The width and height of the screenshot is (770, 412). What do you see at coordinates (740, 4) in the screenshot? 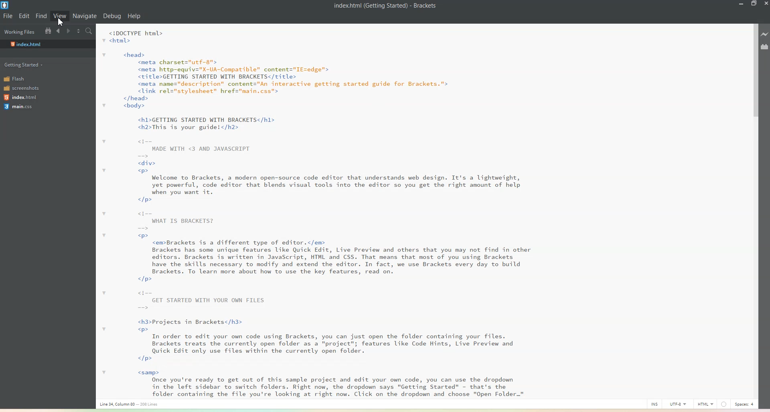
I see `Minimize` at bounding box center [740, 4].